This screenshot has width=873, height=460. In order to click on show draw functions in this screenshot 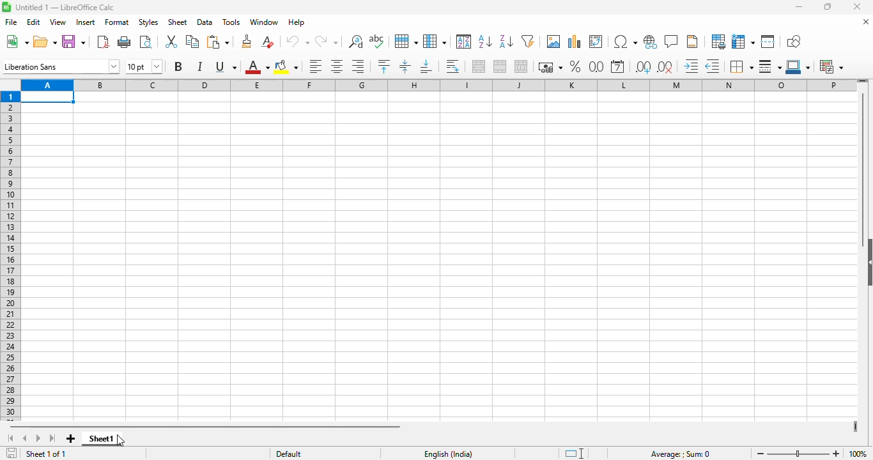, I will do `click(794, 42)`.